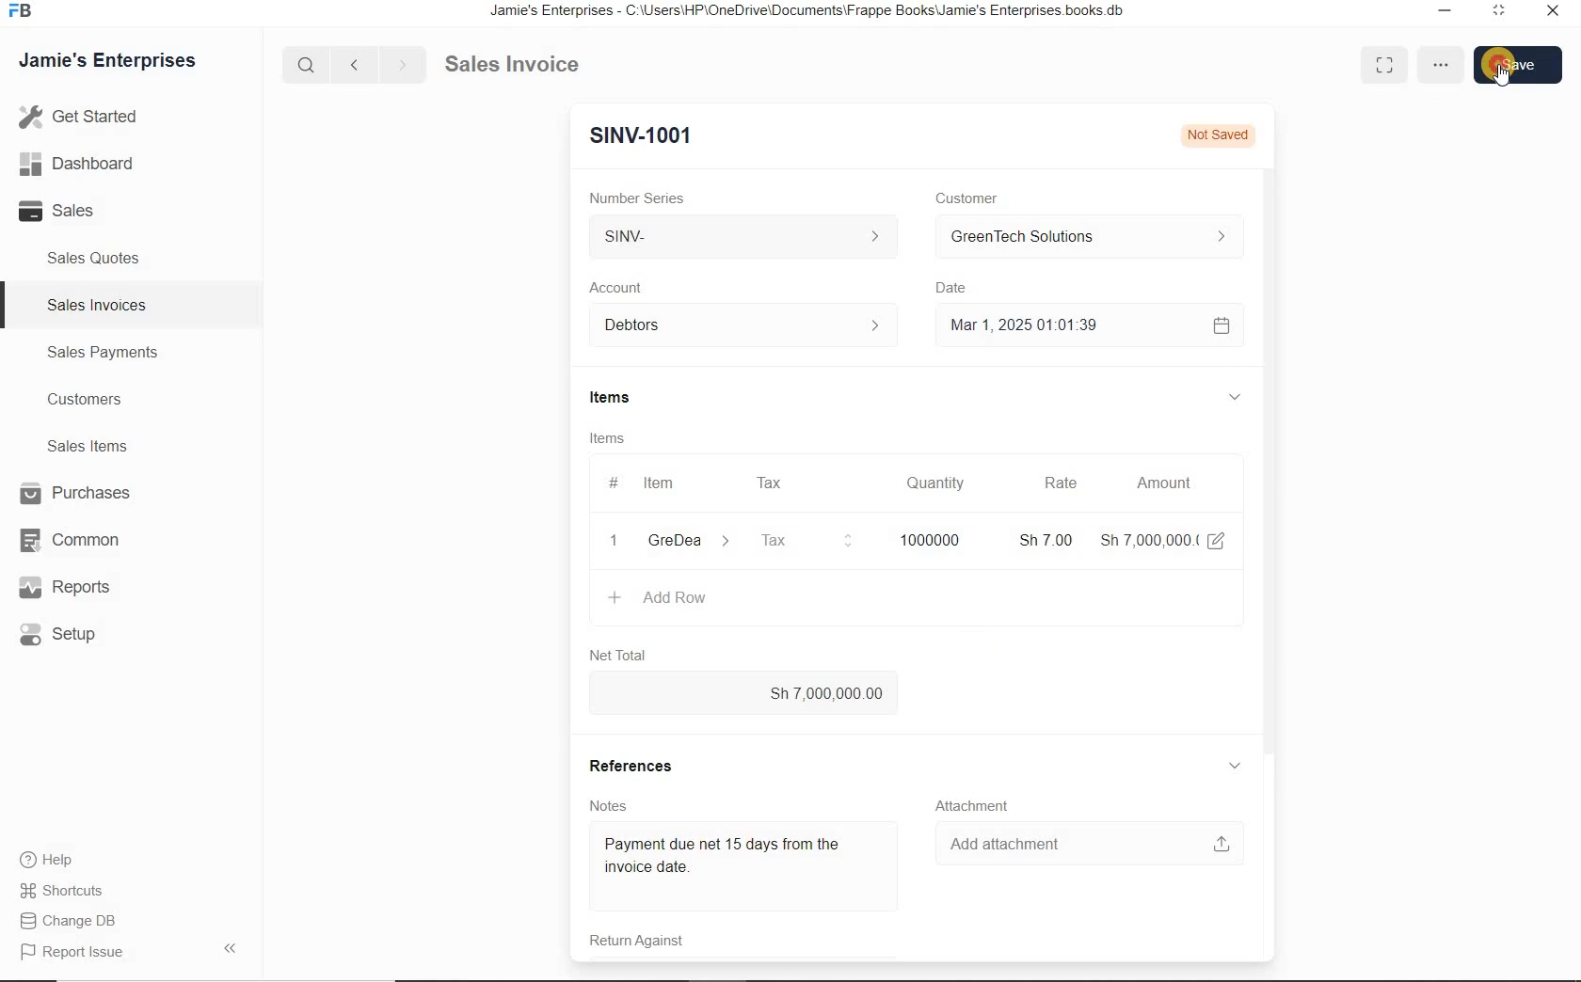 Image resolution: width=1581 pixels, height=982 pixels. Describe the element at coordinates (606, 438) in the screenshot. I see `Items.` at that location.